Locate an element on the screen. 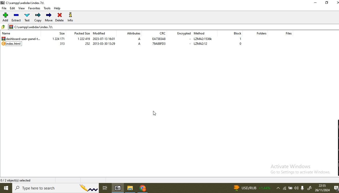 This screenshot has width=339, height=193. 7-Zip  is located at coordinates (118, 188).